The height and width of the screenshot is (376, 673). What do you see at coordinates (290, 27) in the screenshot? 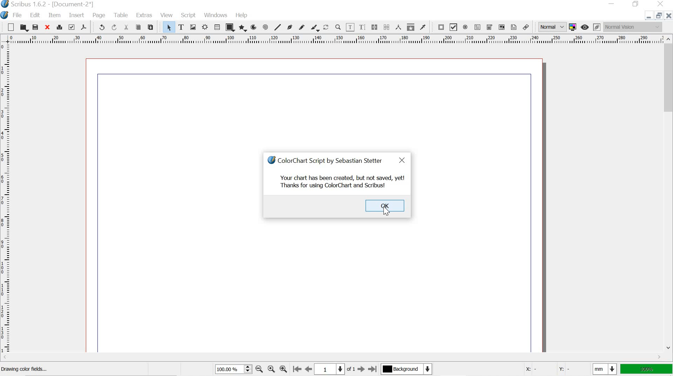
I see `bezier curve` at bounding box center [290, 27].